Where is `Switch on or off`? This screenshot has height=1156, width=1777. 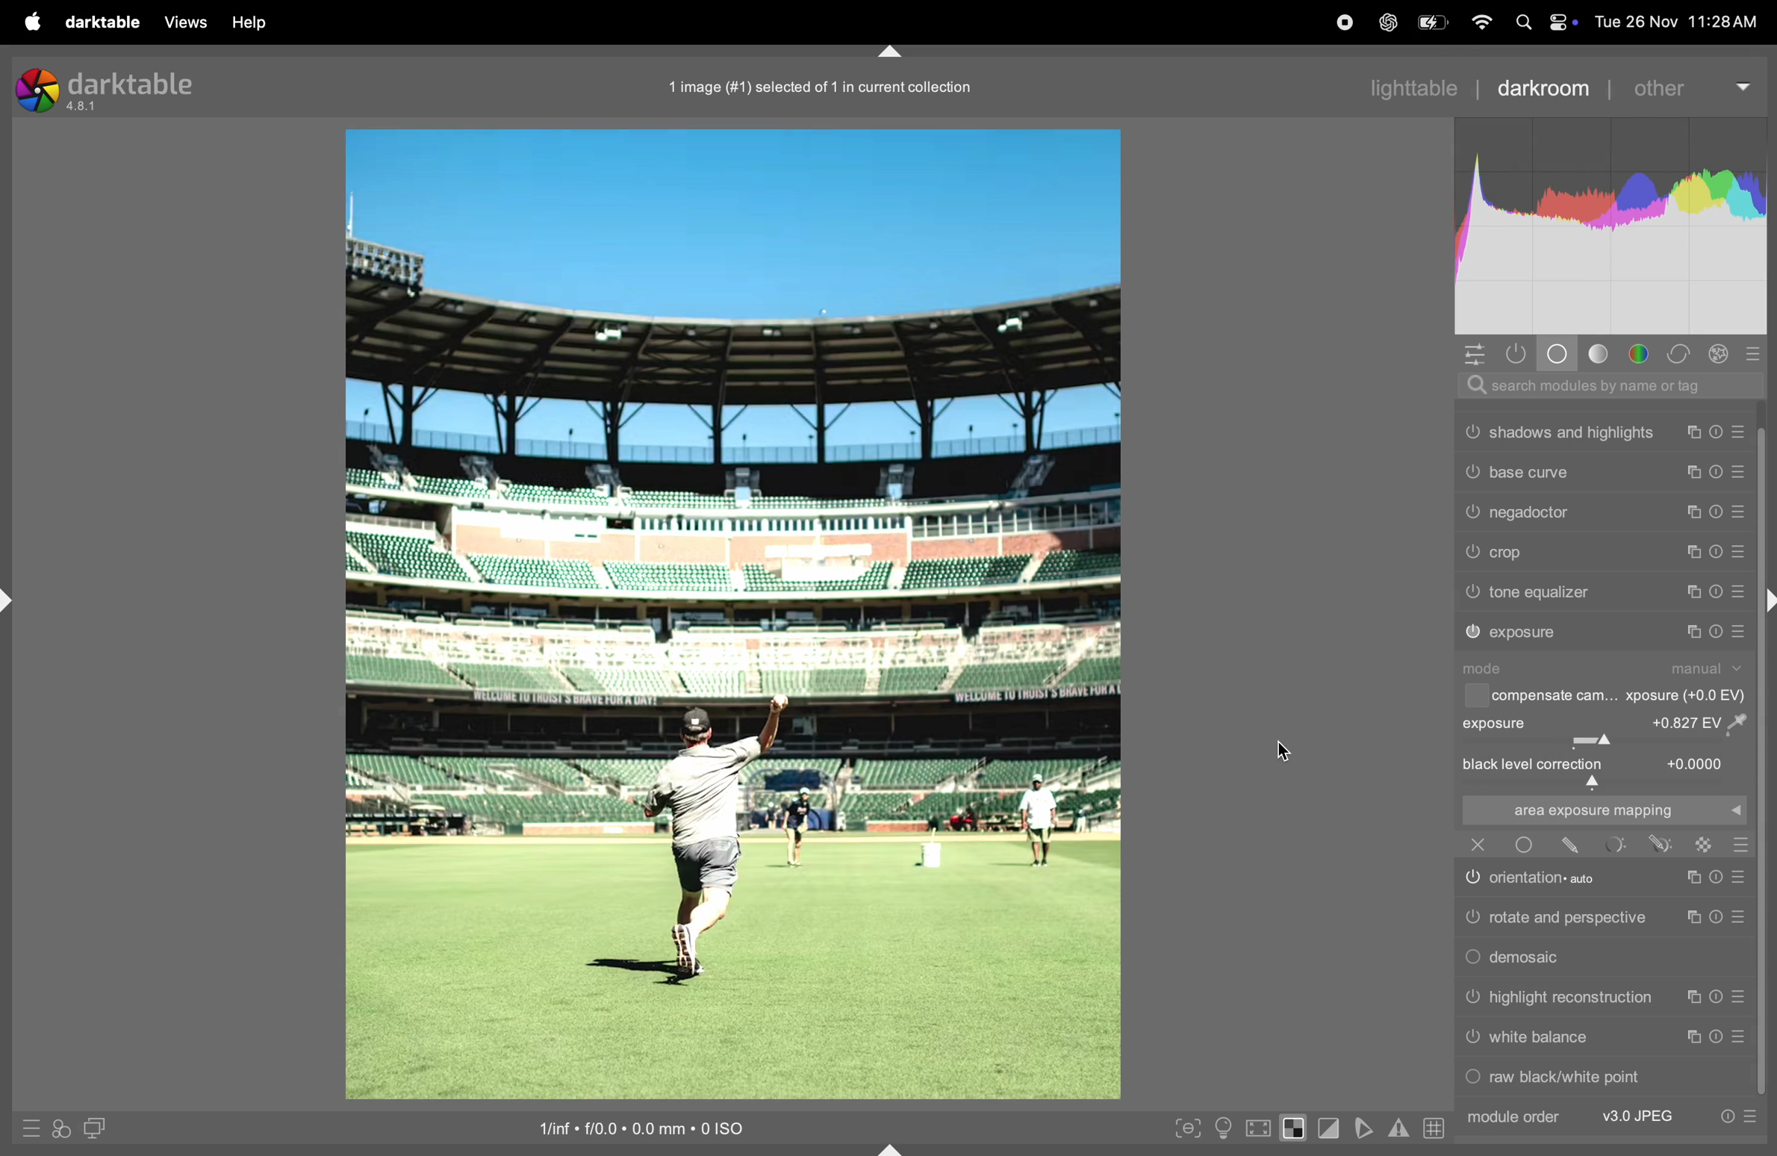 Switch on or off is located at coordinates (1472, 553).